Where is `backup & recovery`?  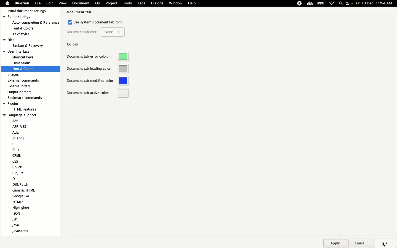
backup & recovery is located at coordinates (27, 46).